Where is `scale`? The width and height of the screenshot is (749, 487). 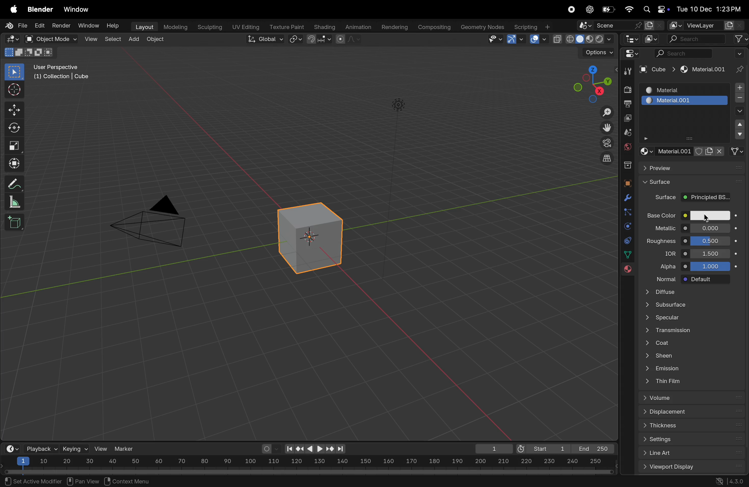 scale is located at coordinates (13, 144).